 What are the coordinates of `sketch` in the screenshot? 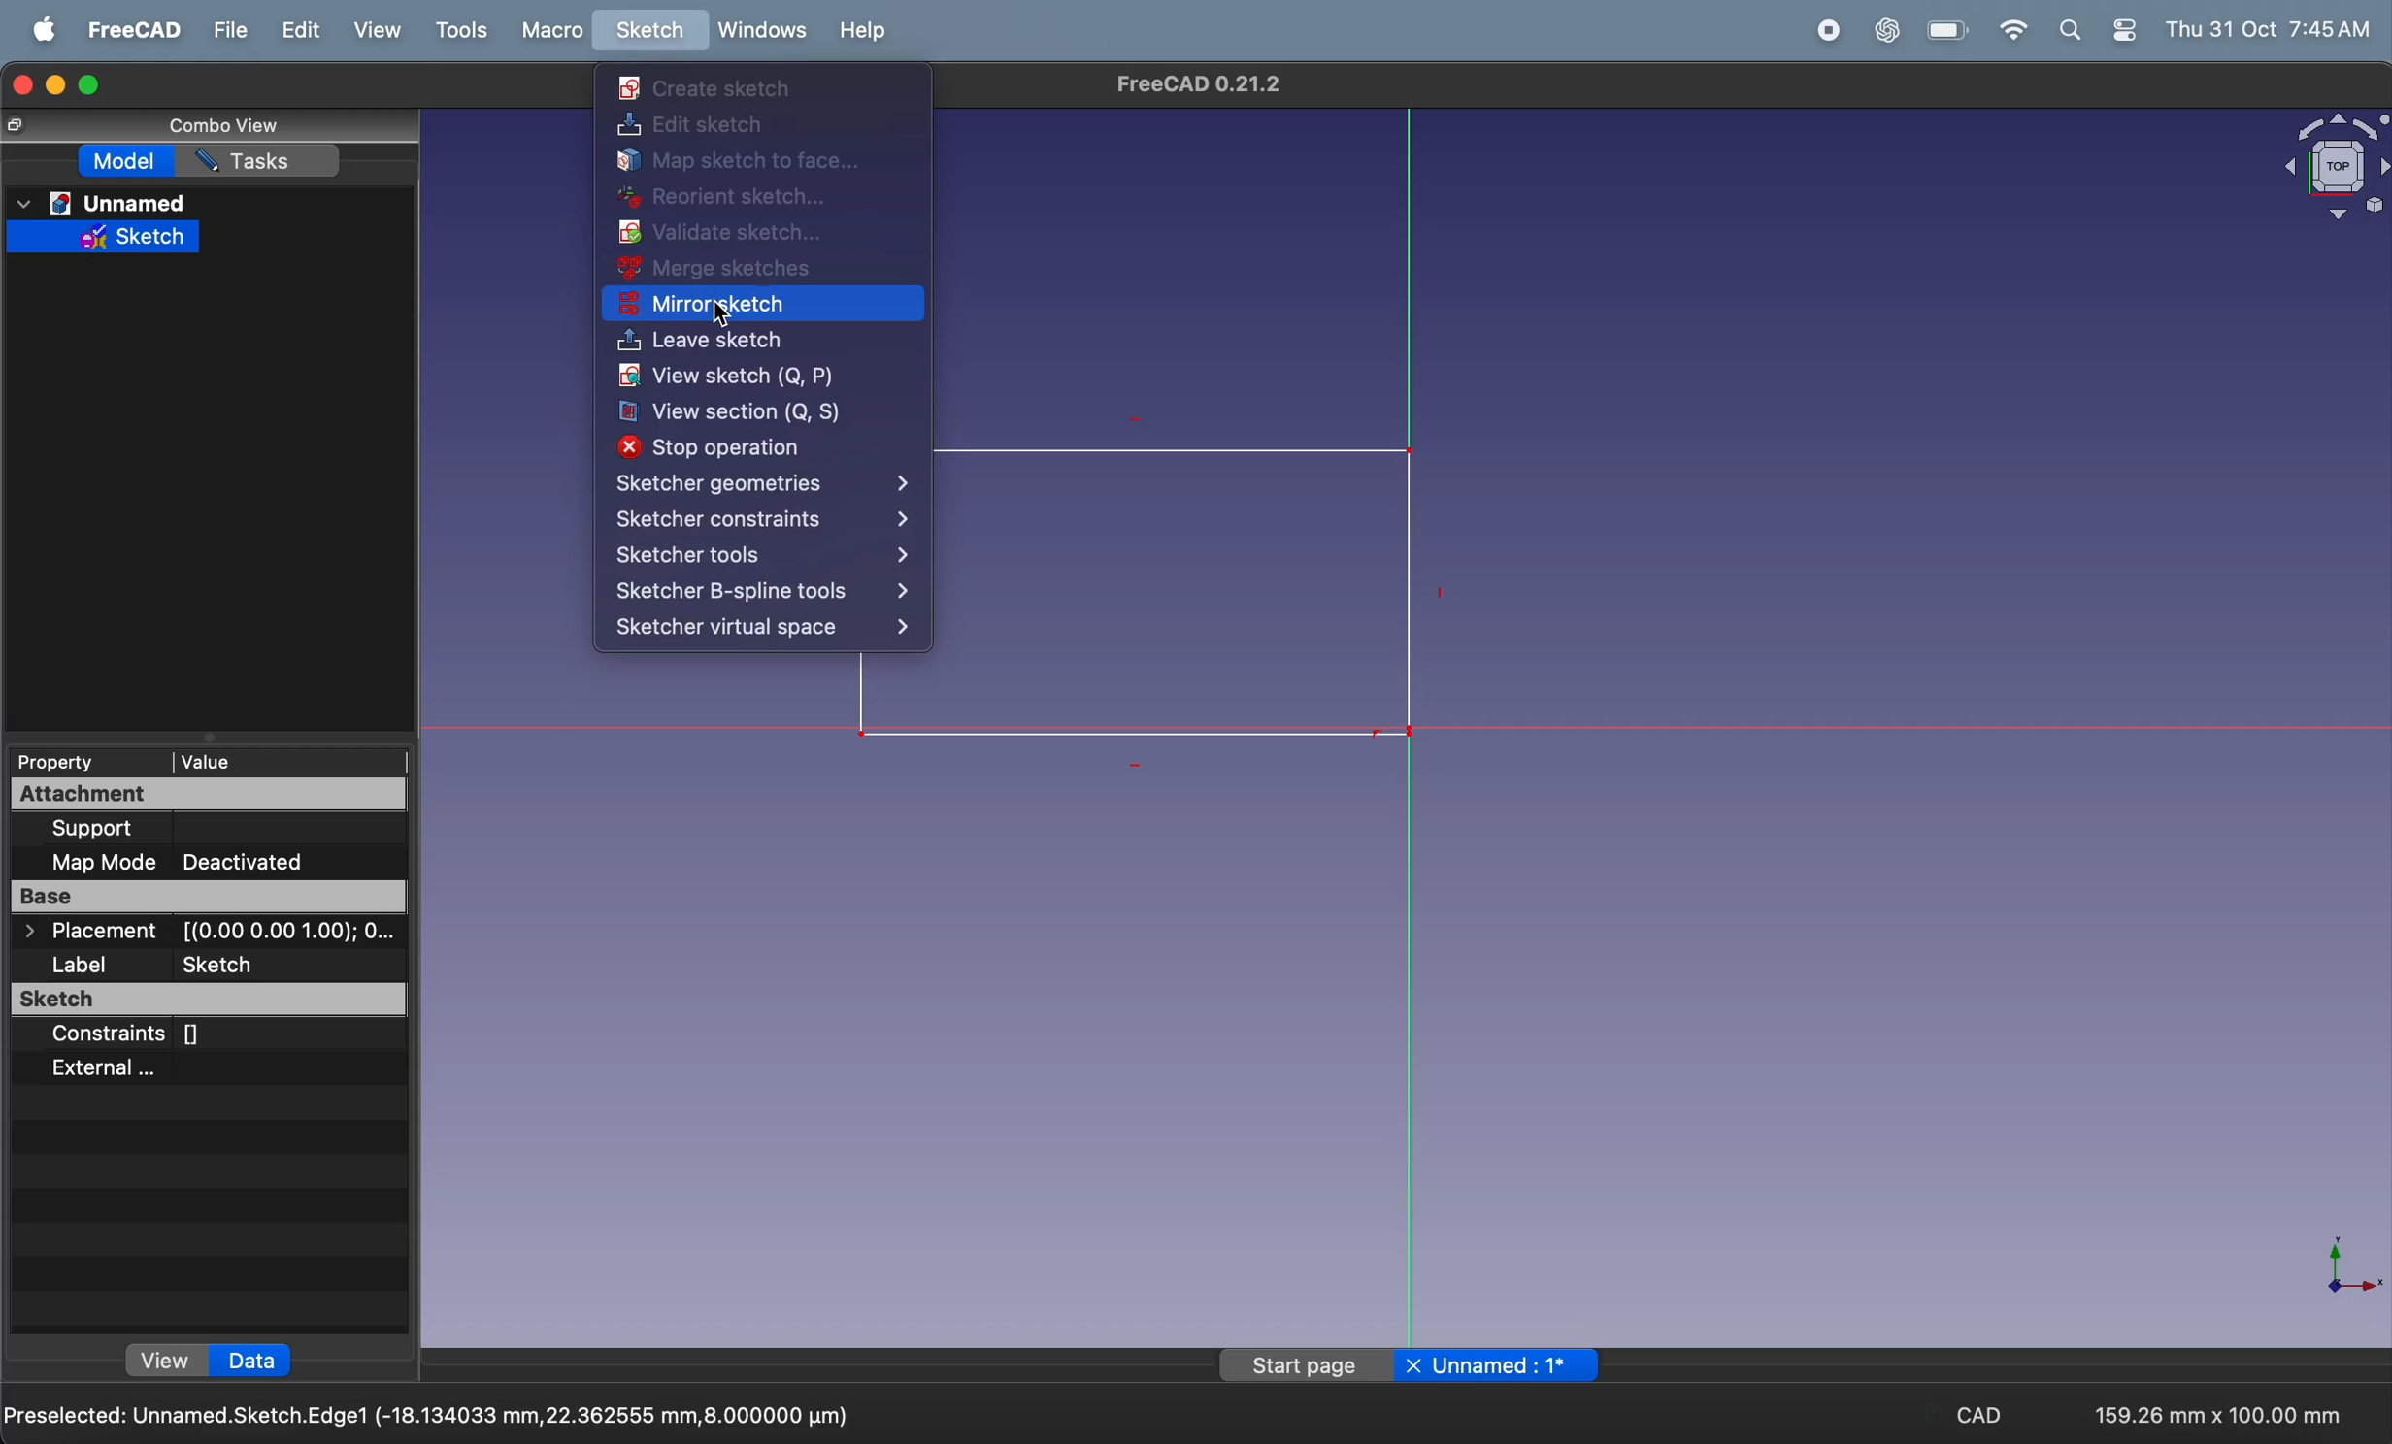 It's located at (649, 32).